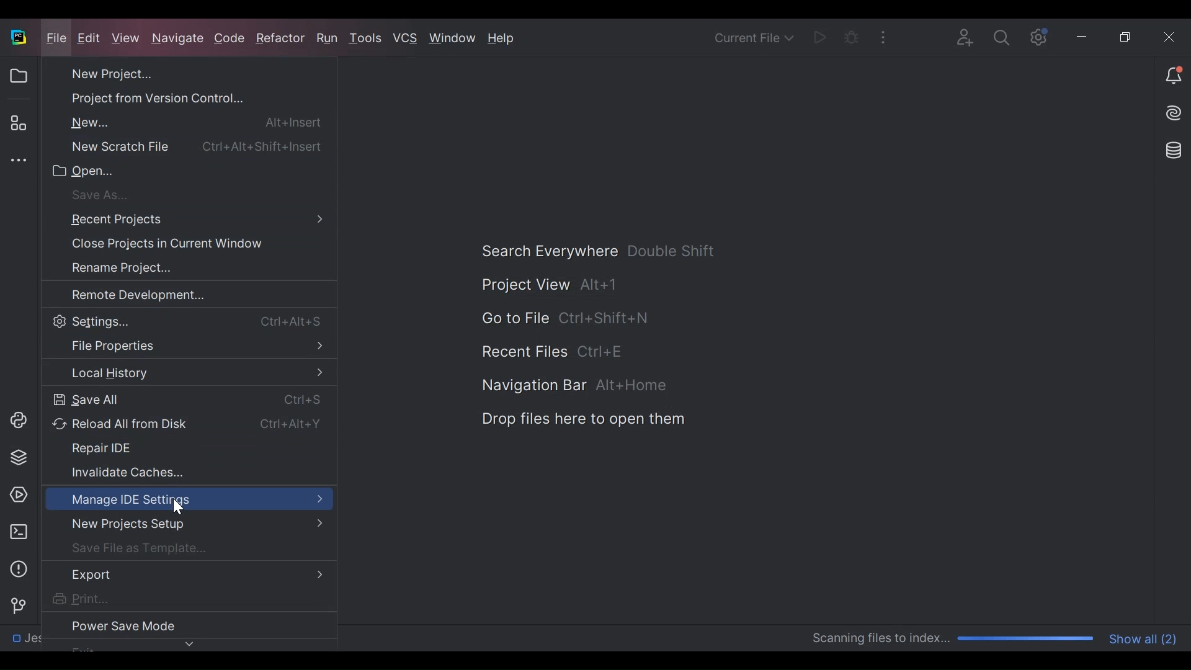 This screenshot has width=1191, height=670. Describe the element at coordinates (56, 38) in the screenshot. I see `File` at that location.